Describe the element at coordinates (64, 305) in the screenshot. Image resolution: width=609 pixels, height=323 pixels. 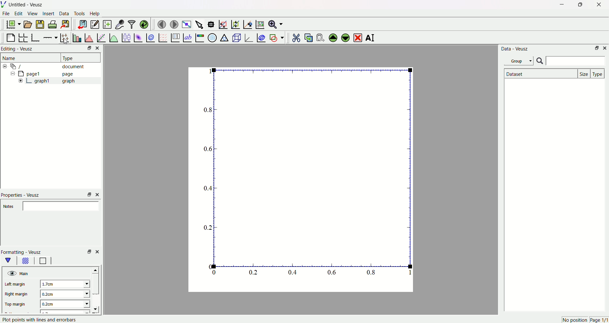
I see `0.2 cm` at that location.